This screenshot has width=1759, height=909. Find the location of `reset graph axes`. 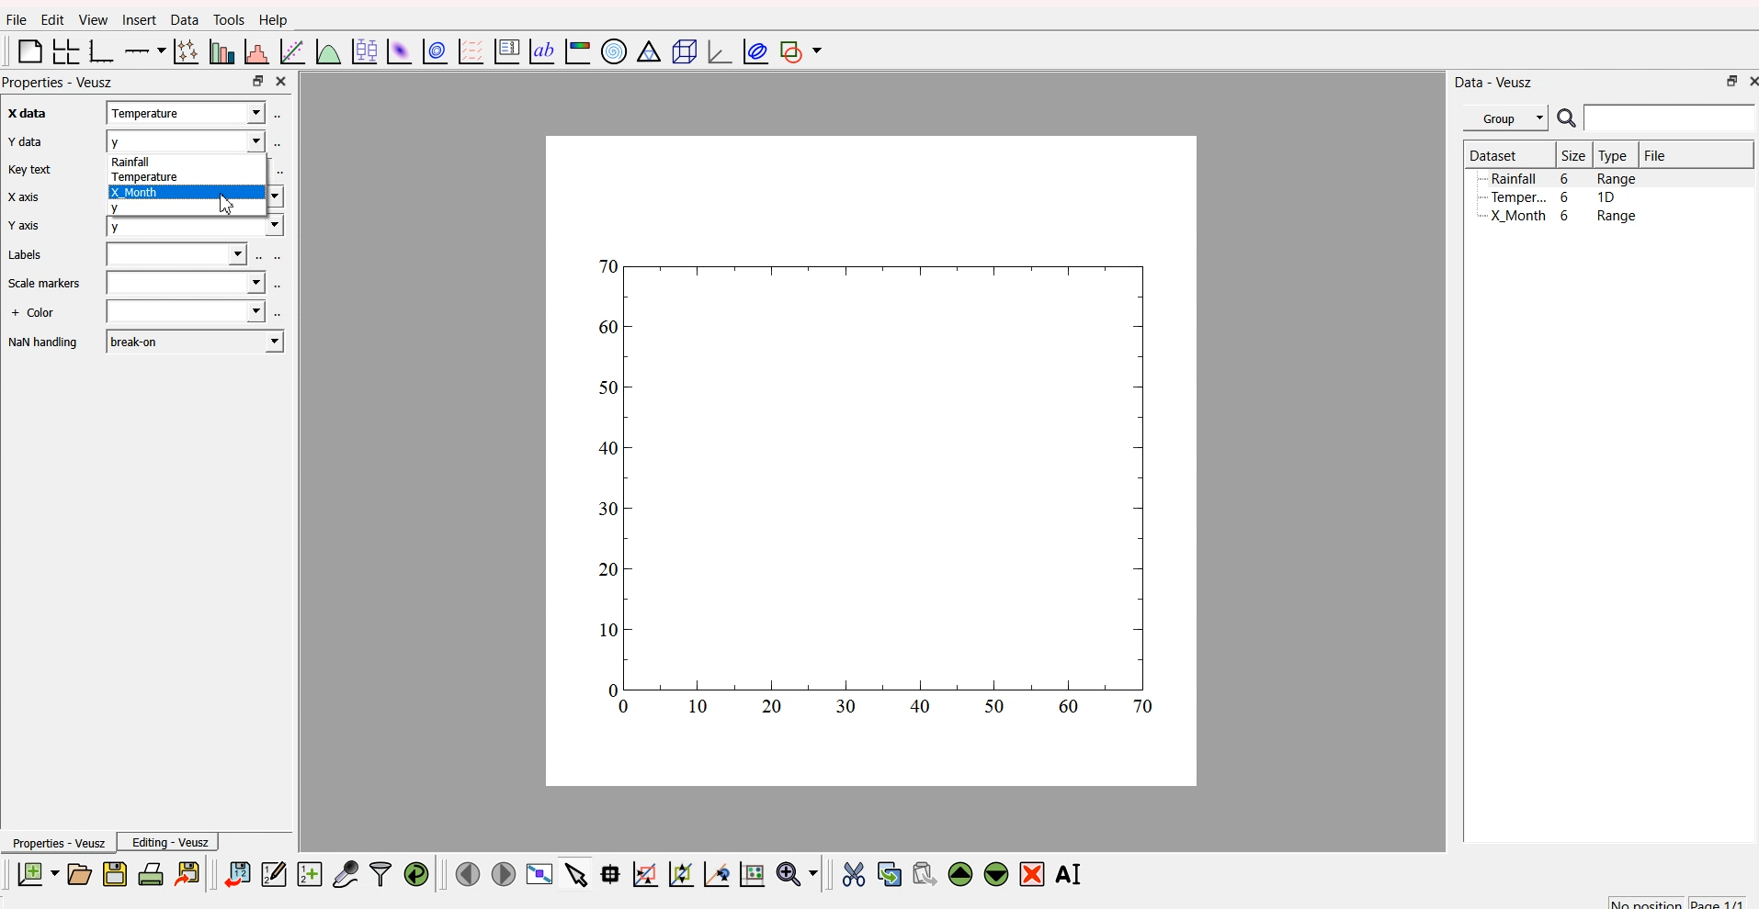

reset graph axes is located at coordinates (755, 872).